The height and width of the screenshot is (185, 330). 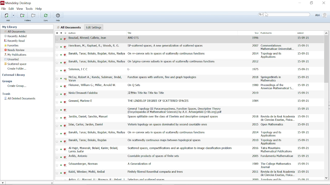 What do you see at coordinates (187, 126) in the screenshot?
I see `Islas, Carlos; Jardon, Daniel Vietoris topology on spaces dominated by second countable ones 2015 Open Mathematics 15-00-21` at bounding box center [187, 126].